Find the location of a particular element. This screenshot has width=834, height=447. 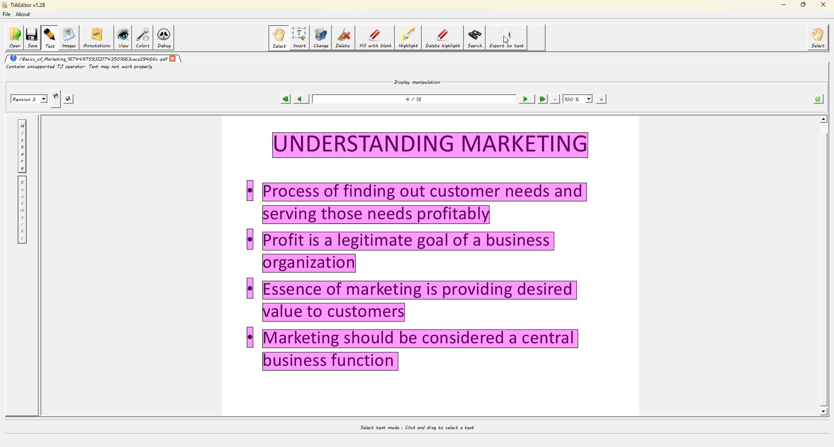

last page is located at coordinates (542, 99).